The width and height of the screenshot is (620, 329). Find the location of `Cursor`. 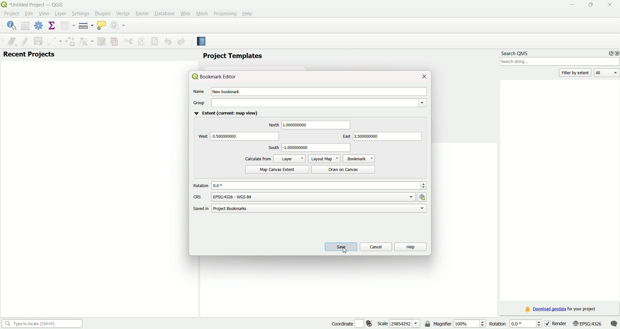

Cursor is located at coordinates (46, 15).